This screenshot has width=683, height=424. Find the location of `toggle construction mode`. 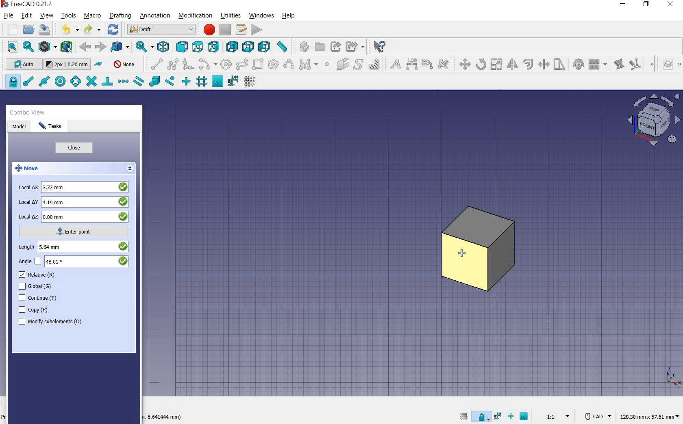

toggle construction mode is located at coordinates (99, 65).